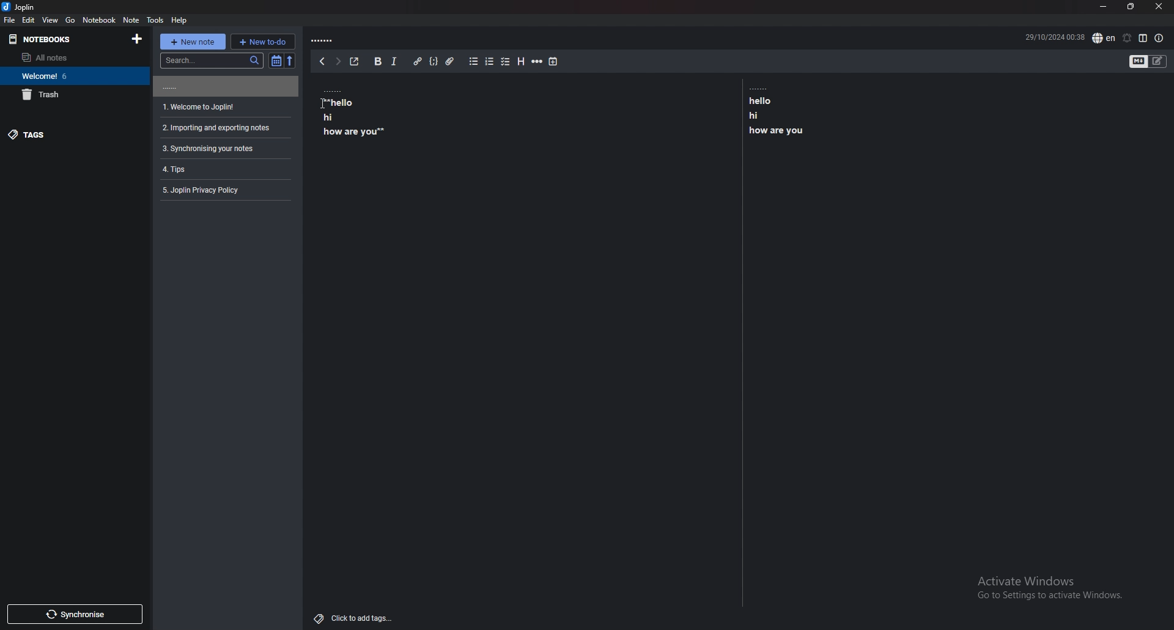 Image resolution: width=1174 pixels, height=630 pixels. What do you see at coordinates (355, 117) in the screenshot?
I see `bold text` at bounding box center [355, 117].